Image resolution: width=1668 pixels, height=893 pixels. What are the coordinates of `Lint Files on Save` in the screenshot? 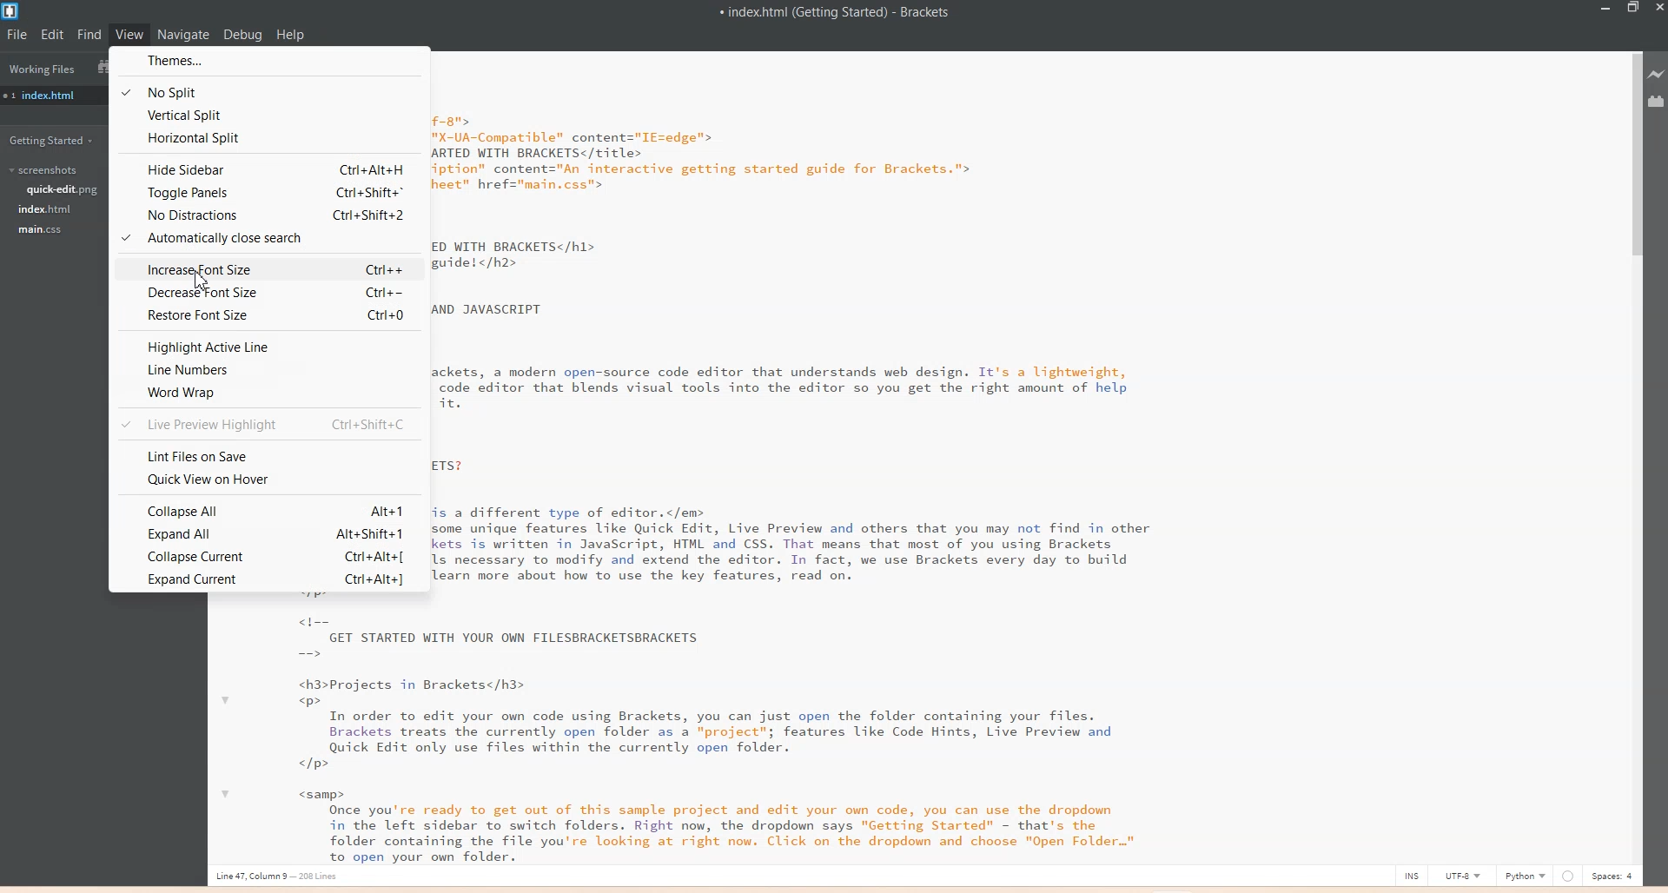 It's located at (269, 456).